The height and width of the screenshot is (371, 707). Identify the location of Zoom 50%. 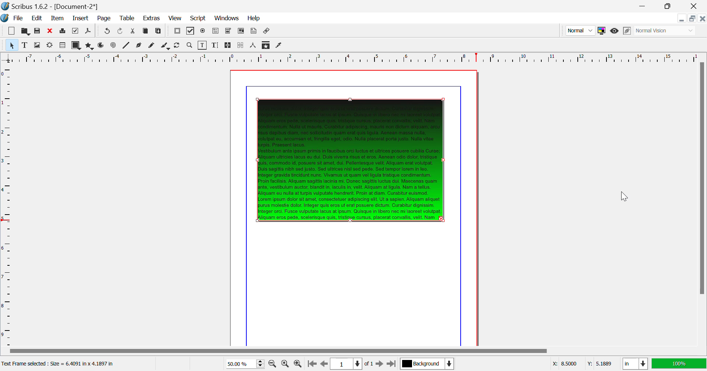
(242, 364).